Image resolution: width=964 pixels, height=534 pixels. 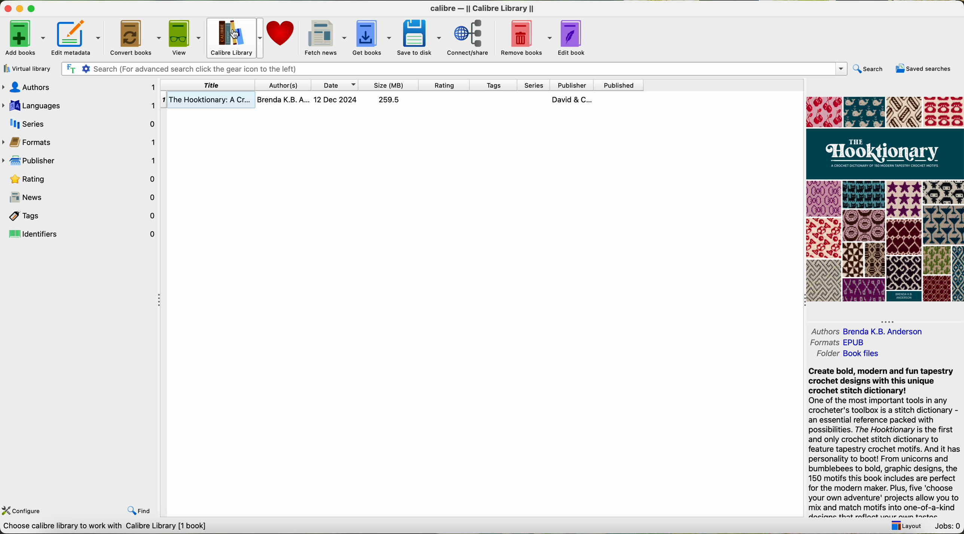 What do you see at coordinates (234, 33) in the screenshot?
I see `cursor` at bounding box center [234, 33].